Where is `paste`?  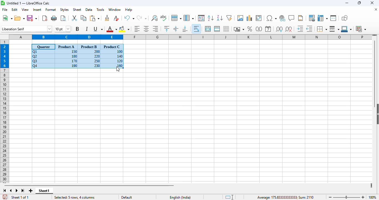 paste is located at coordinates (95, 18).